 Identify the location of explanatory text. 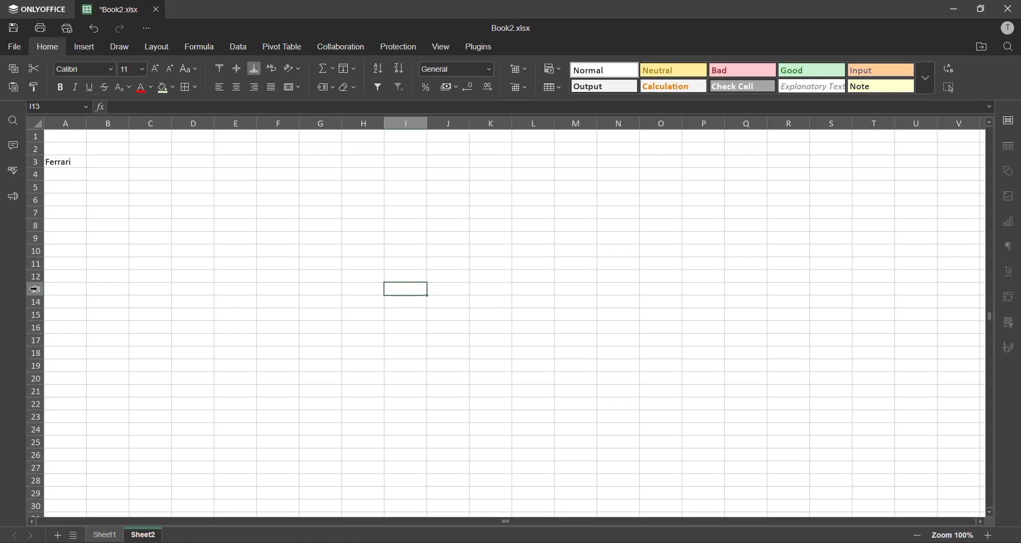
(813, 87).